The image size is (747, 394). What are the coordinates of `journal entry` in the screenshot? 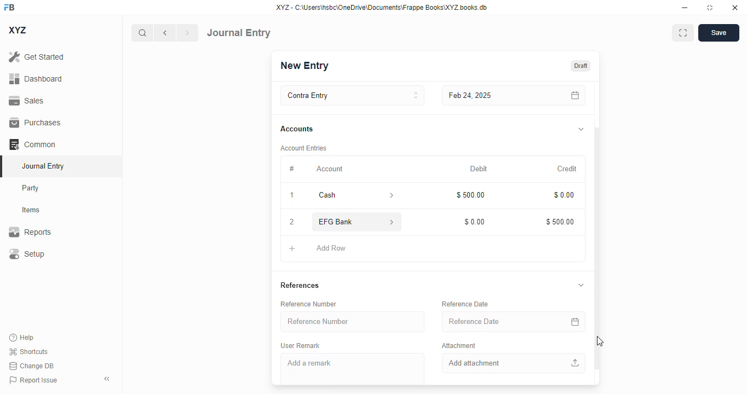 It's located at (239, 33).